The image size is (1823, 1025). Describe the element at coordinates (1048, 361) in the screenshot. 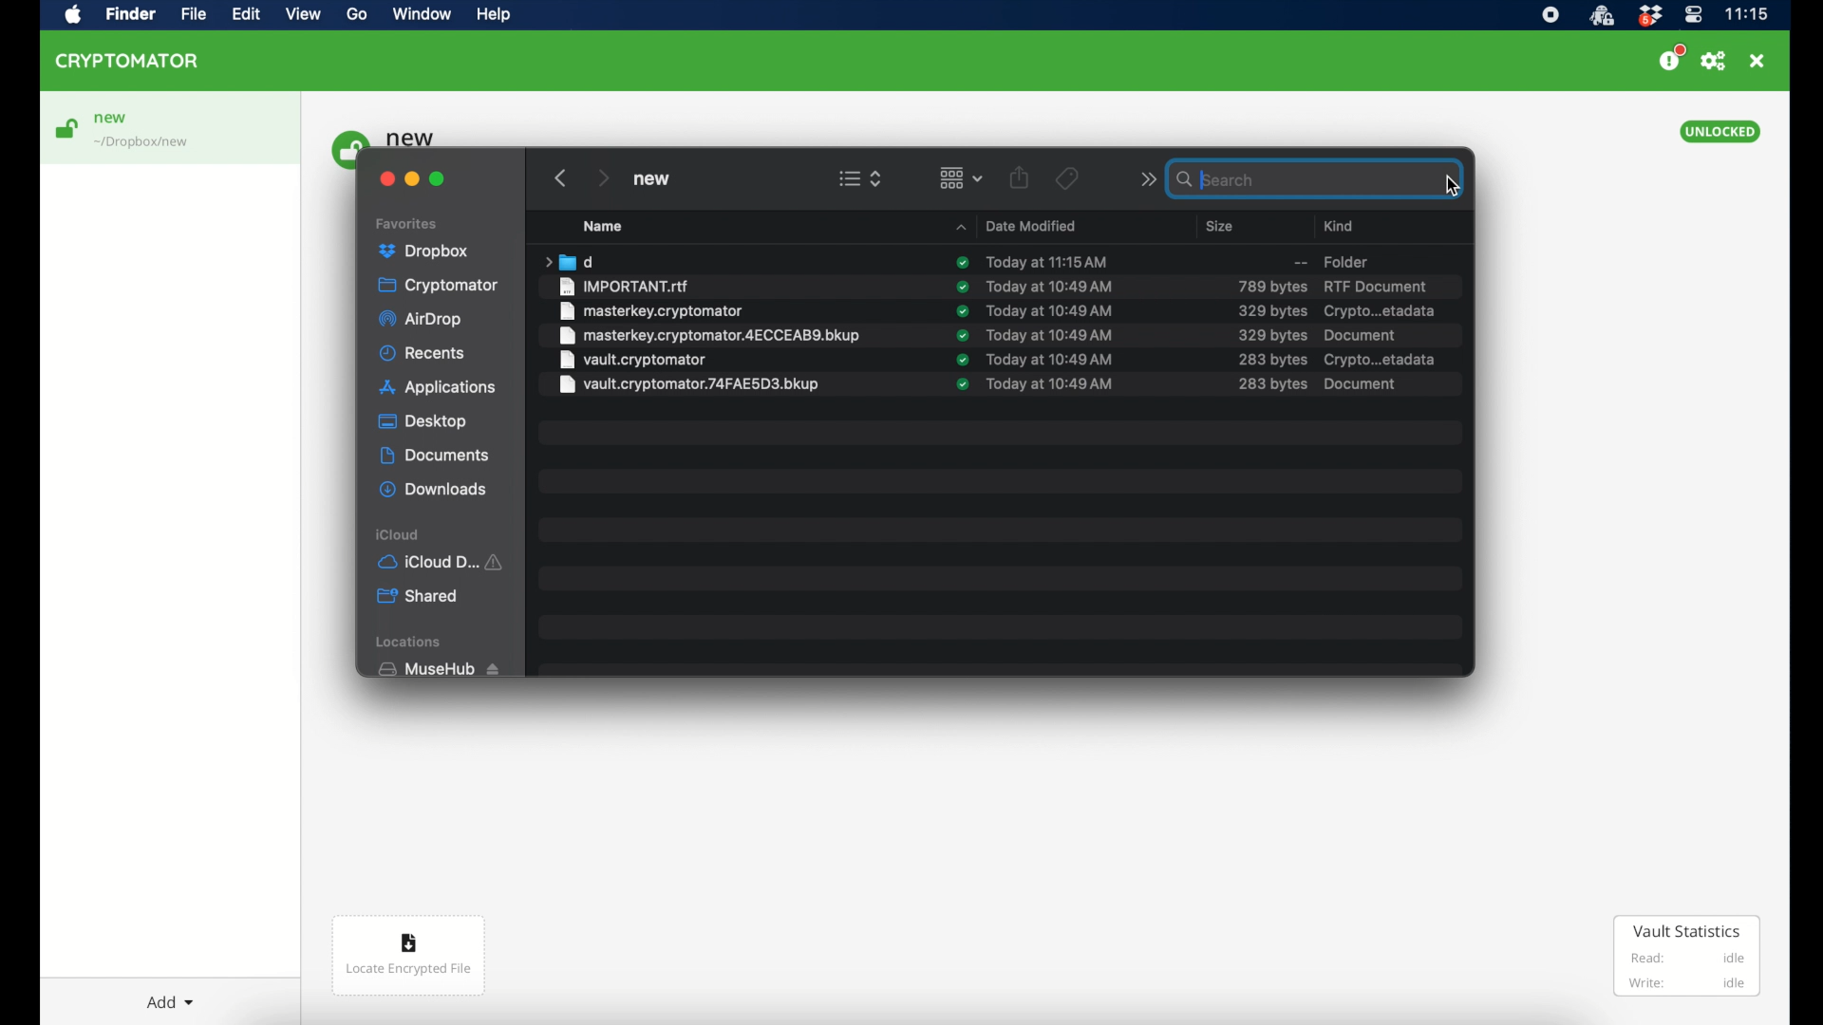

I see `date` at that location.